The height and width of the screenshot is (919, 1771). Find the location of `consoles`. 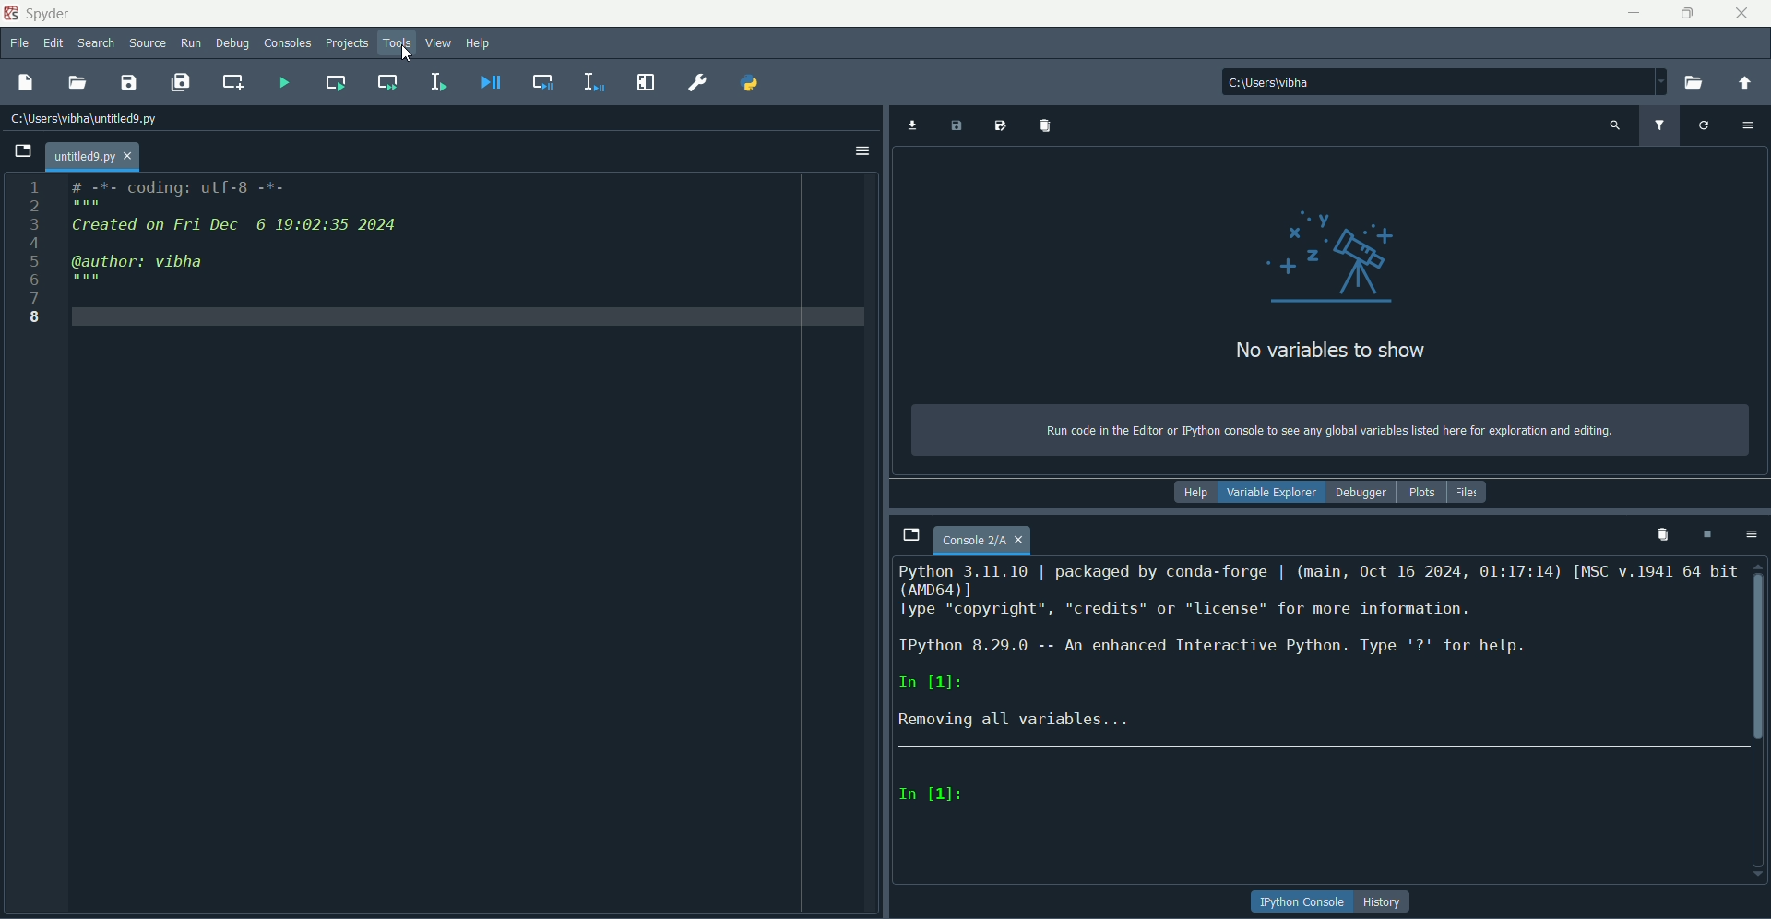

consoles is located at coordinates (289, 42).